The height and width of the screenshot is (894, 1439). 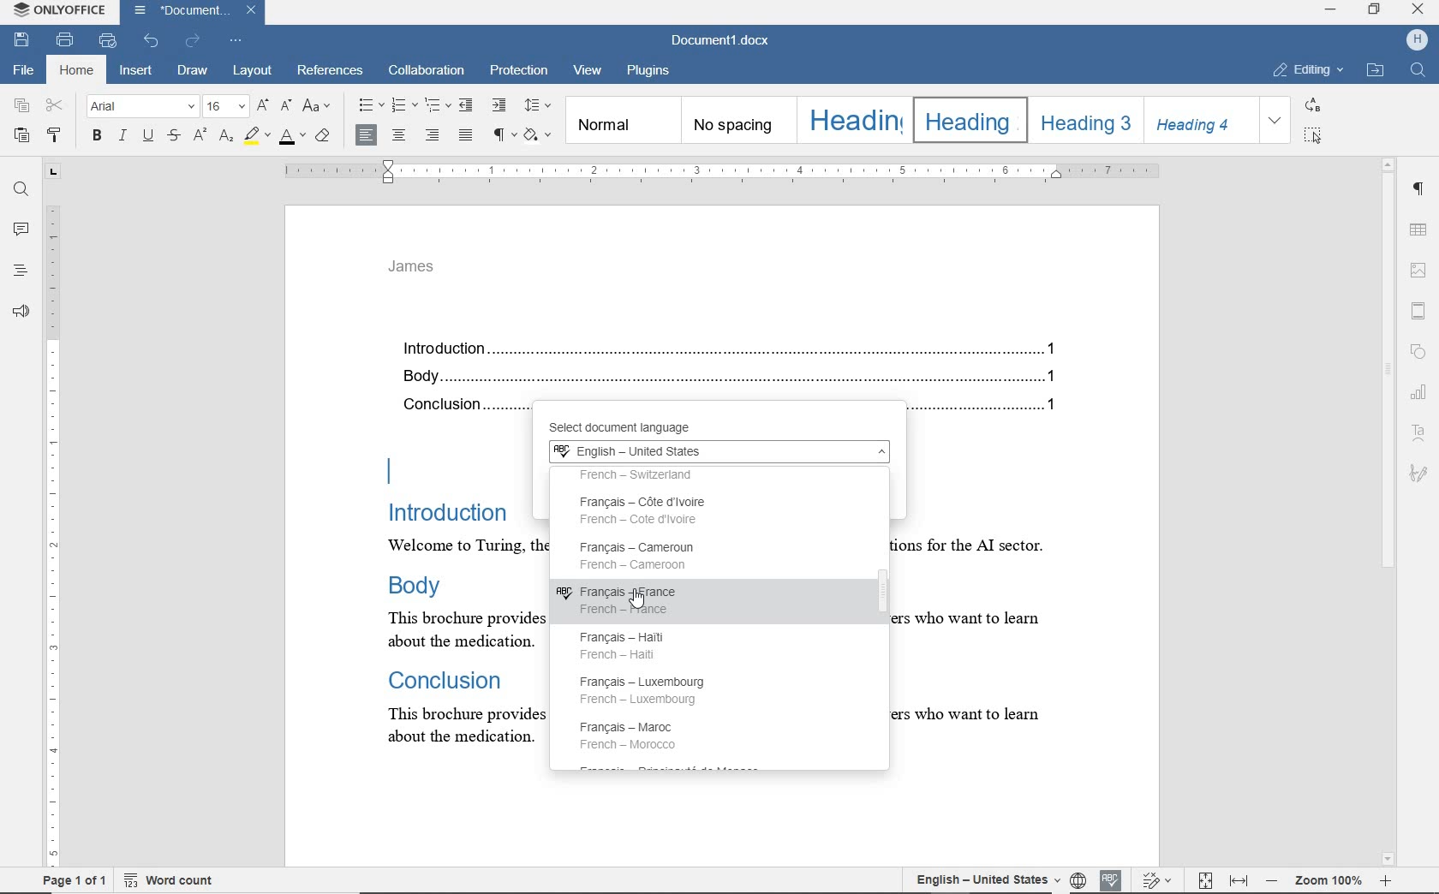 What do you see at coordinates (225, 107) in the screenshot?
I see `font size` at bounding box center [225, 107].